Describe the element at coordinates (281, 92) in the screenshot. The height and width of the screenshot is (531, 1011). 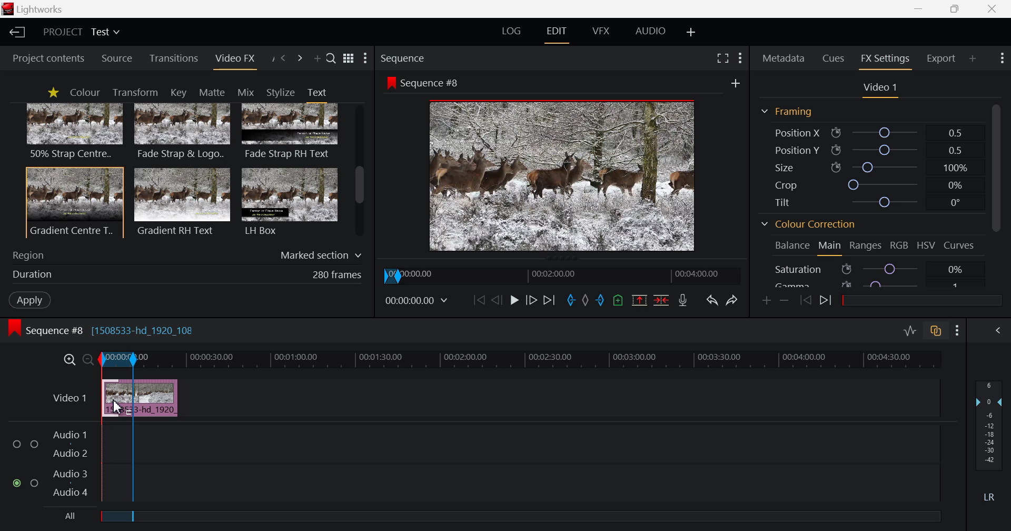
I see `Stylize` at that location.